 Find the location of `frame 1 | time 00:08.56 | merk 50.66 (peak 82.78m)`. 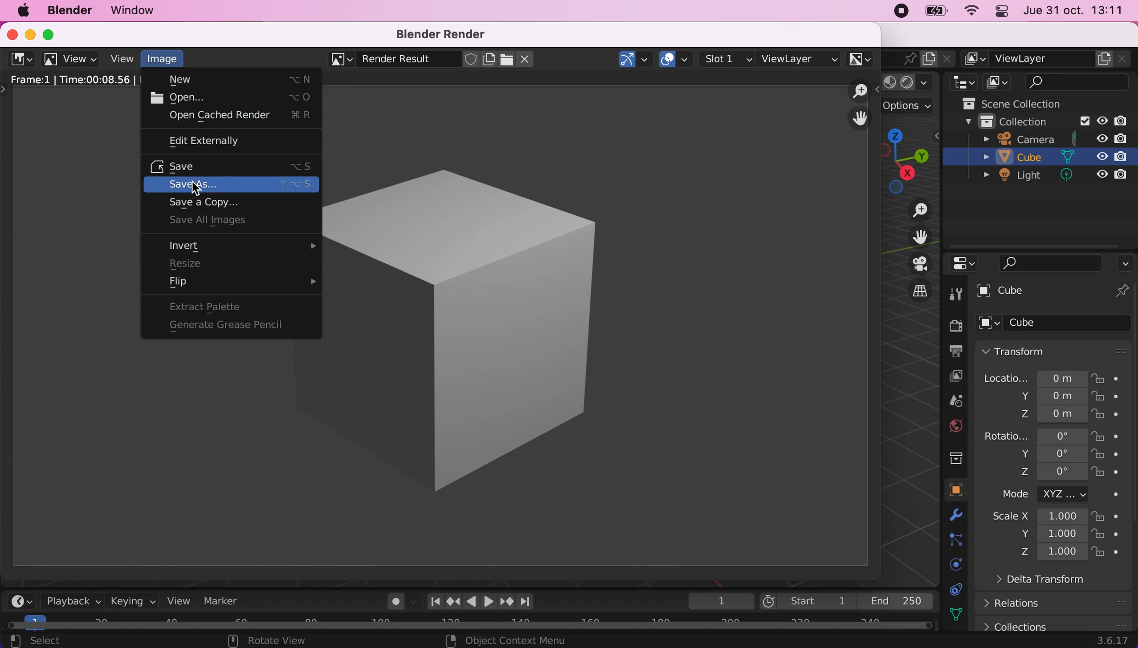

frame 1 | time 00:08.56 | merk 50.66 (peak 82.78m) is located at coordinates (73, 79).